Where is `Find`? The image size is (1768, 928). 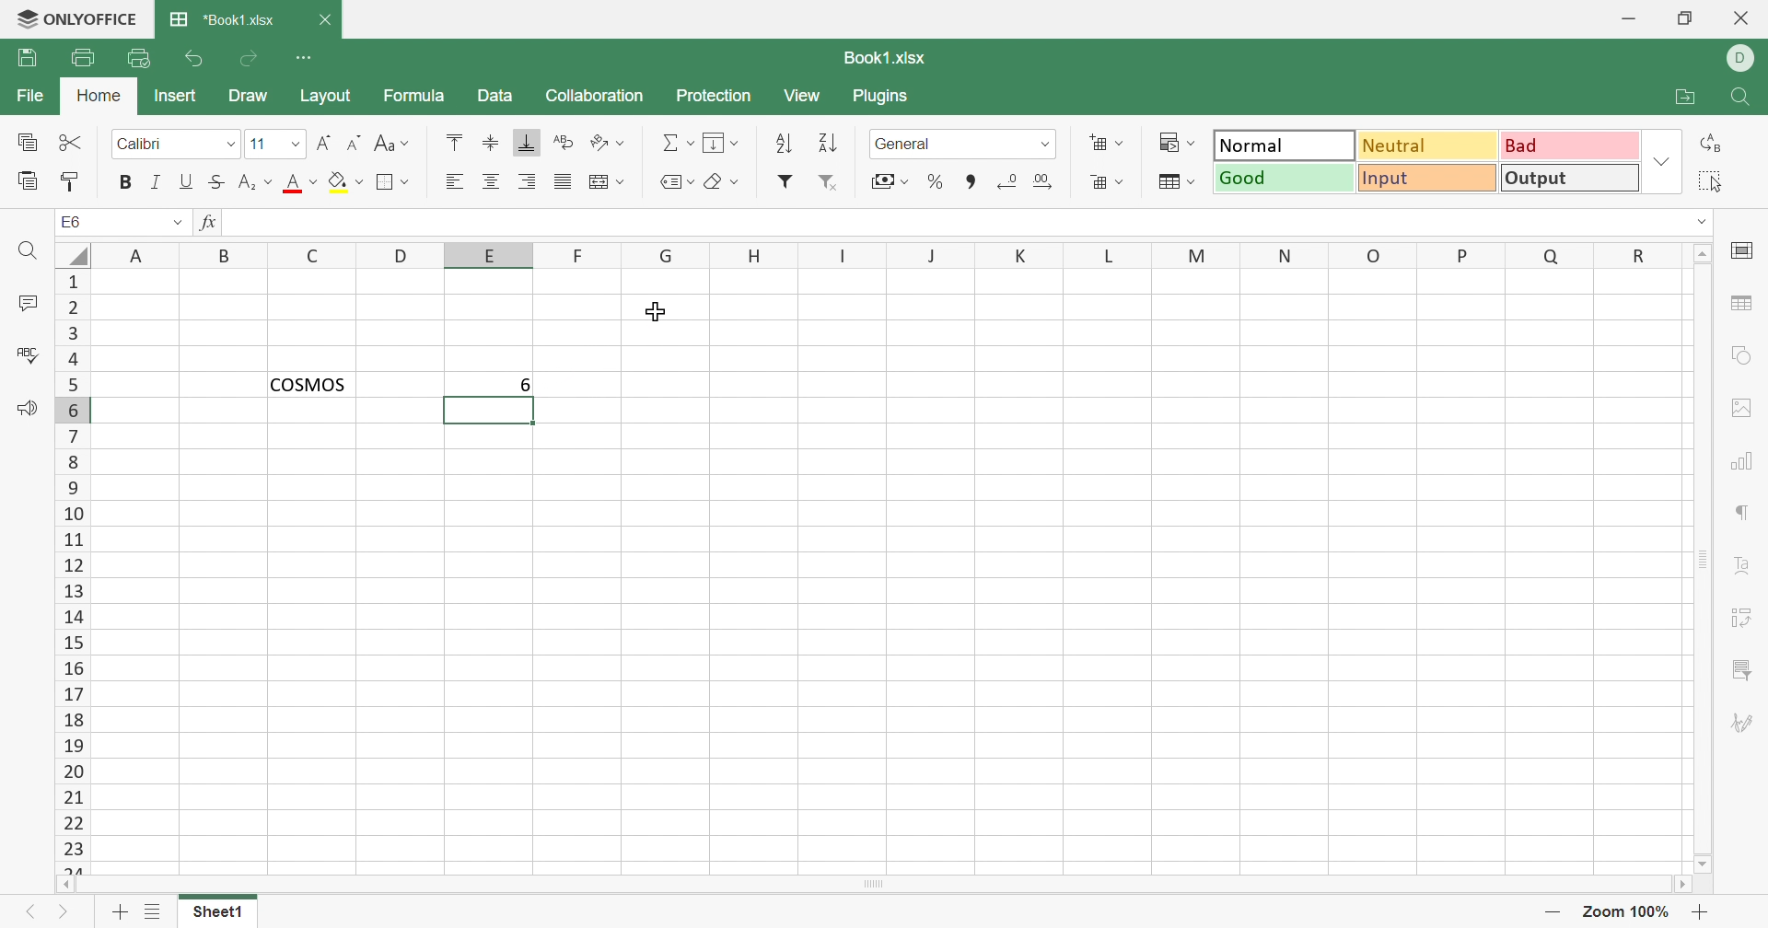 Find is located at coordinates (1741, 99).